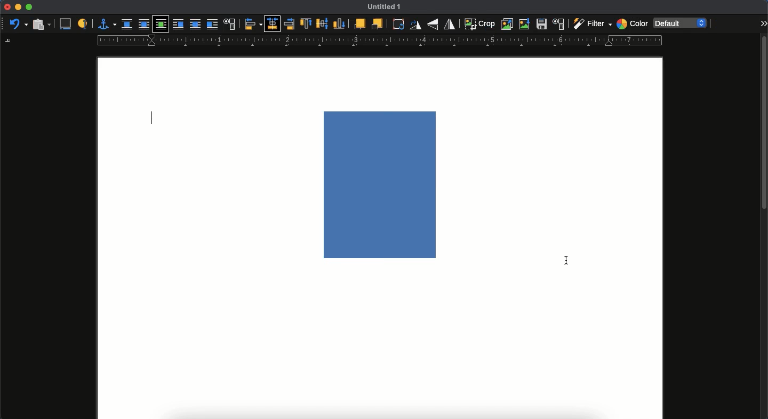  Describe the element at coordinates (272, 25) in the screenshot. I see `centered` at that location.